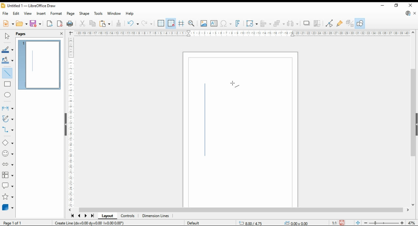 The image size is (418, 226). I want to click on show grids, so click(161, 24).